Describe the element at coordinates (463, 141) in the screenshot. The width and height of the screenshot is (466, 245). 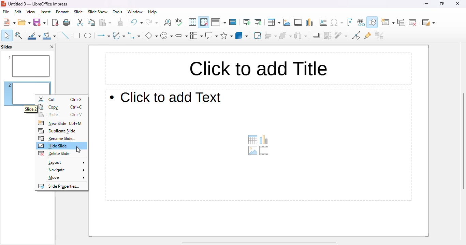
I see `vertical scroll bar` at that location.